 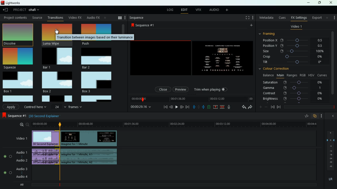 What do you see at coordinates (320, 3) in the screenshot?
I see `maximize` at bounding box center [320, 3].